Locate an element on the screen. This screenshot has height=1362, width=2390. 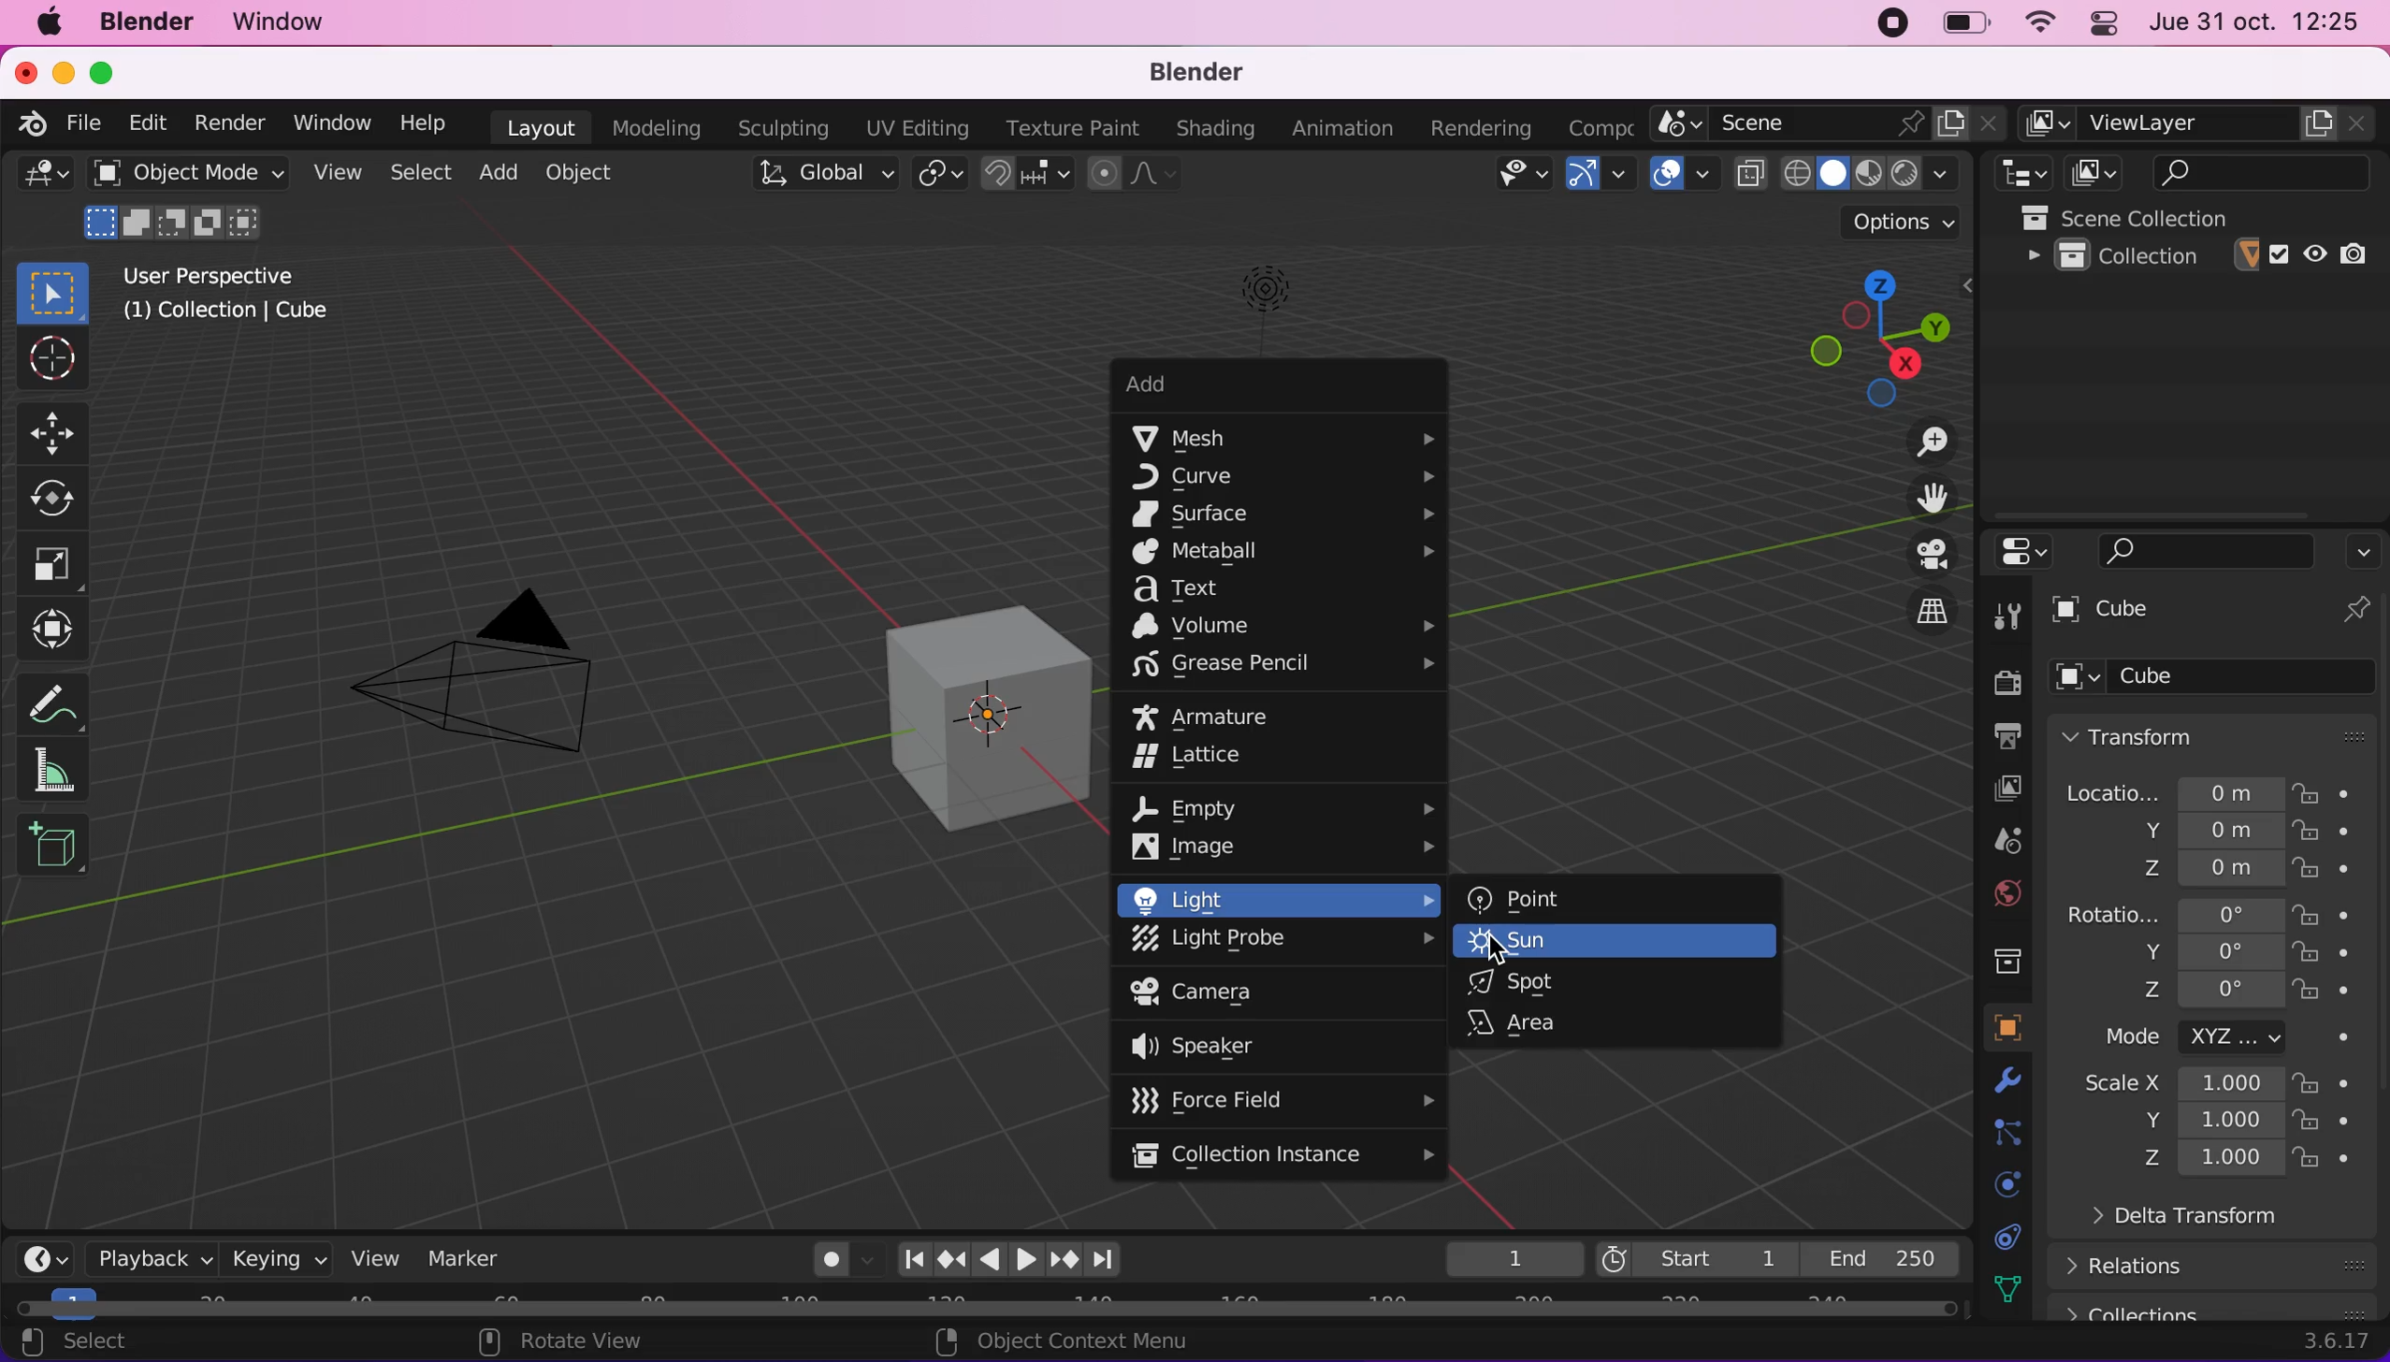
select is located at coordinates (423, 172).